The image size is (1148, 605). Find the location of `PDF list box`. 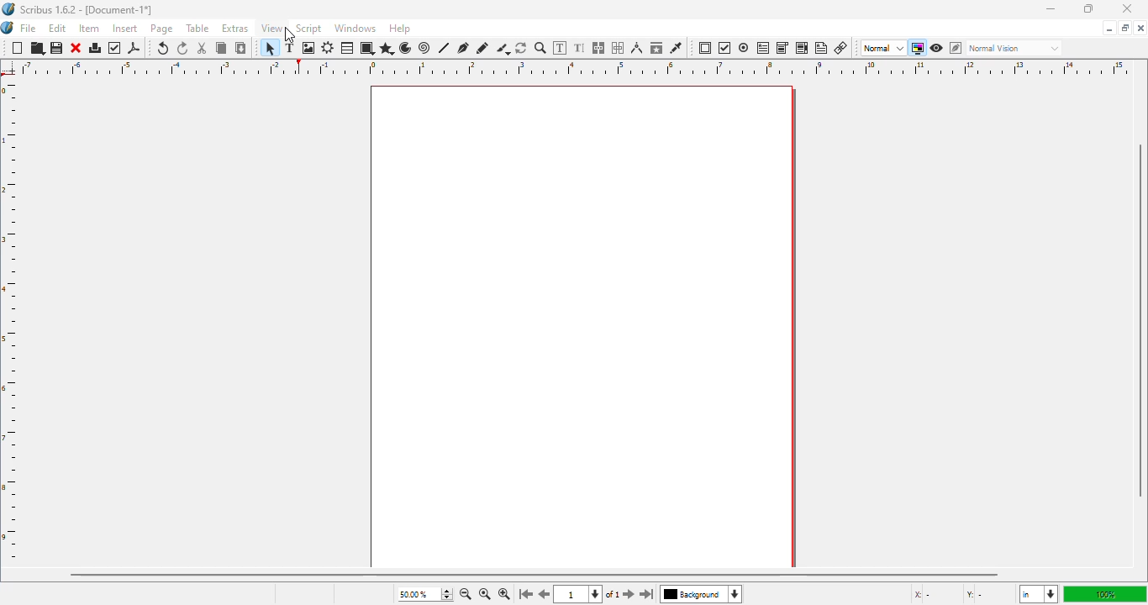

PDF list box is located at coordinates (802, 48).